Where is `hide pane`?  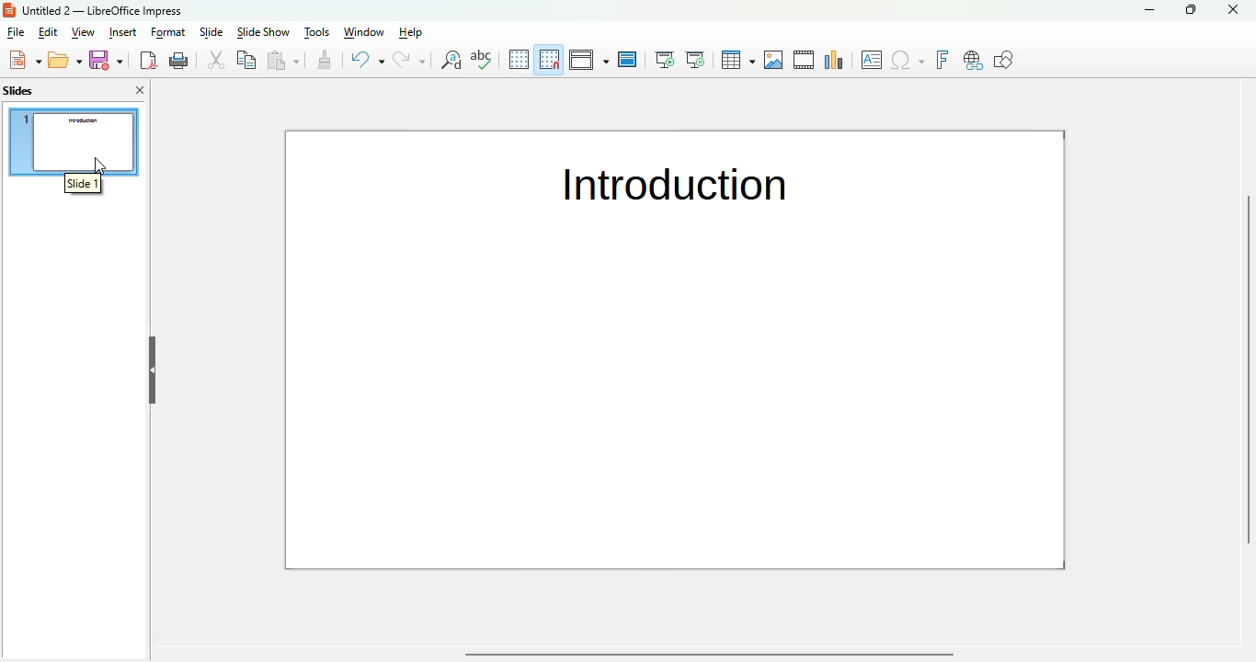 hide pane is located at coordinates (153, 371).